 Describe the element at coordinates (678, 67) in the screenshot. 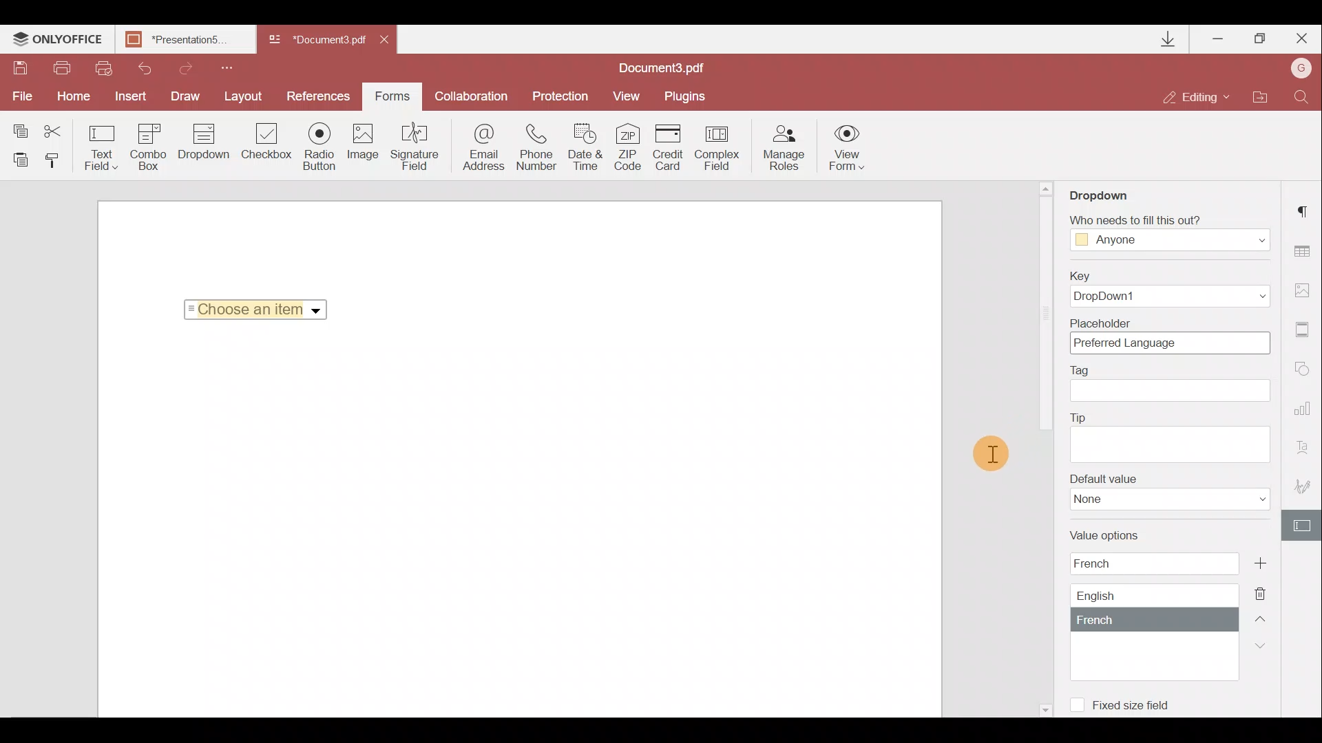

I see `Document3.pdf` at that location.